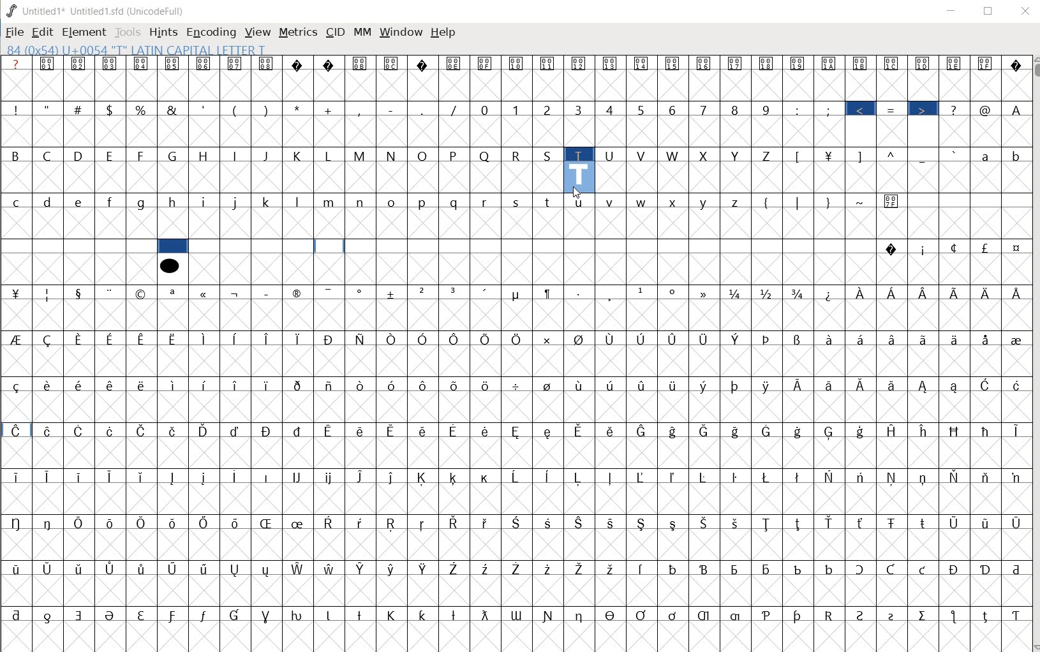 The width and height of the screenshot is (1040, 652). Describe the element at coordinates (301, 108) in the screenshot. I see `*` at that location.